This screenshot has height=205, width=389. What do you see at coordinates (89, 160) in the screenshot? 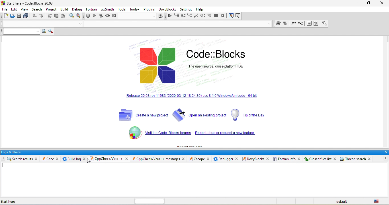
I see `cursor` at bounding box center [89, 160].